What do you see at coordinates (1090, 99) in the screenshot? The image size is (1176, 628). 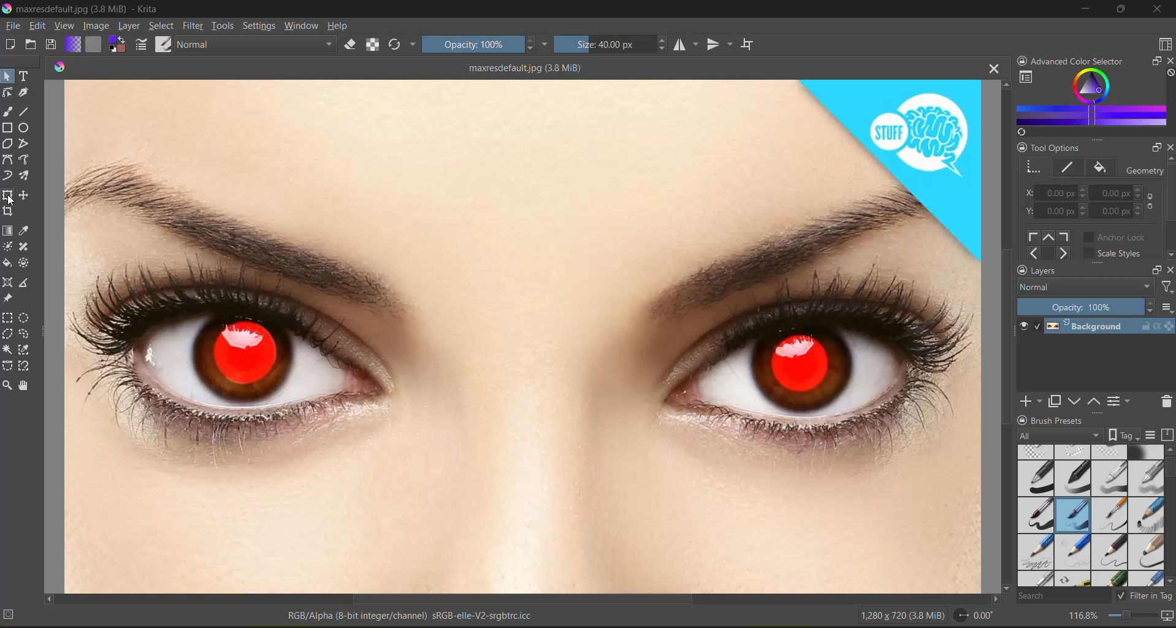 I see `advanced color selector` at bounding box center [1090, 99].